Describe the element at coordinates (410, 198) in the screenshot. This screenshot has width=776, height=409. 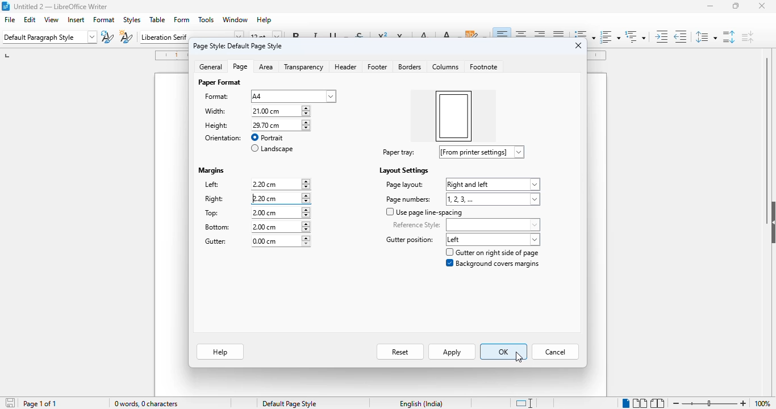
I see `page numbers` at that location.